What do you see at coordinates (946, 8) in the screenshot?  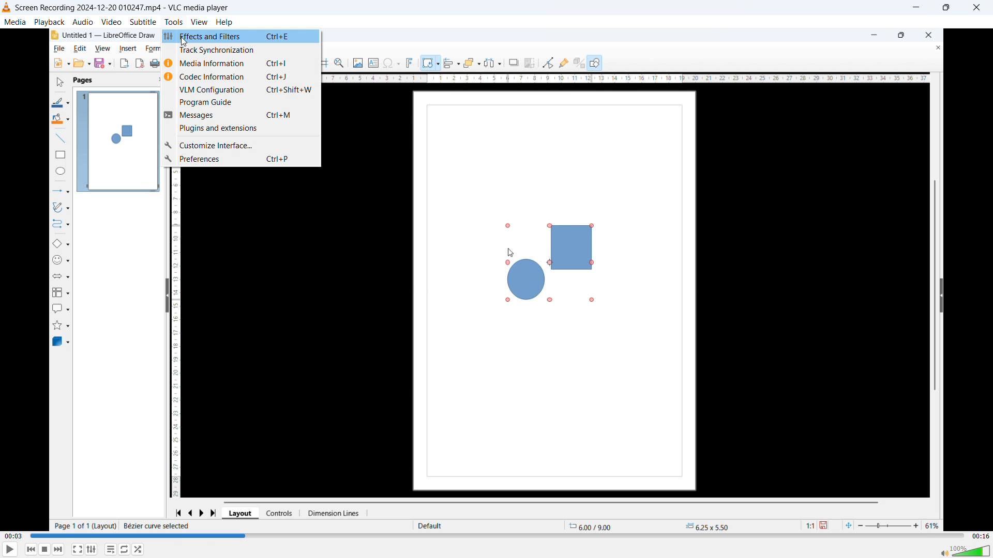 I see `Maximize ` at bounding box center [946, 8].